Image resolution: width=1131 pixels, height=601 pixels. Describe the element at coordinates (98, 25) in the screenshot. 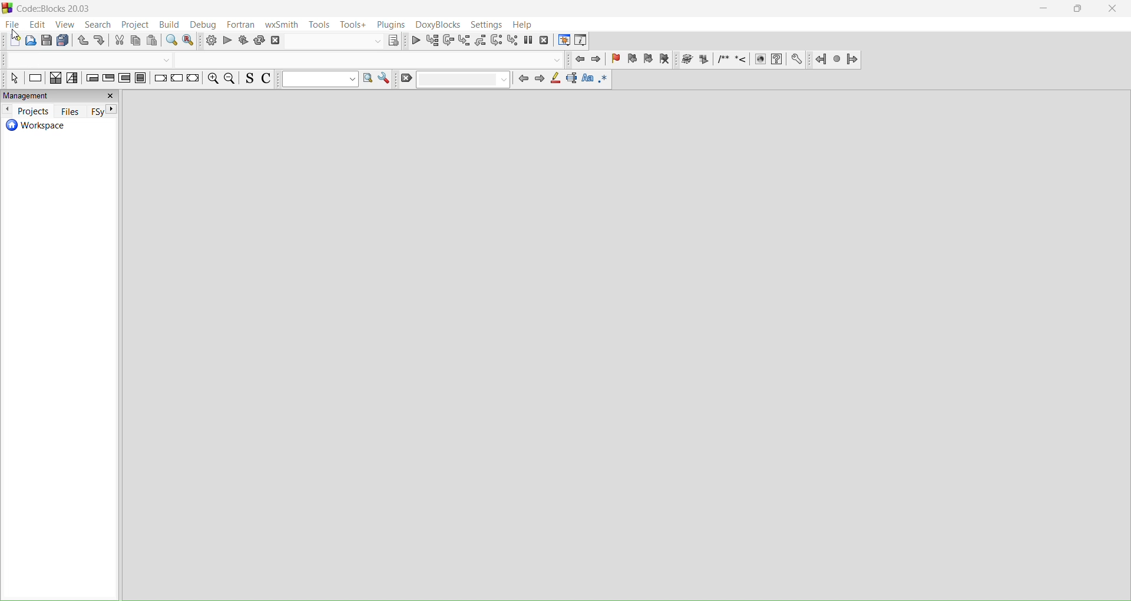

I see `search` at that location.